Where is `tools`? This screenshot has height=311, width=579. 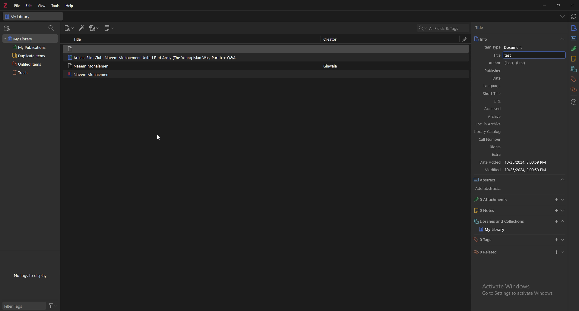 tools is located at coordinates (56, 5).